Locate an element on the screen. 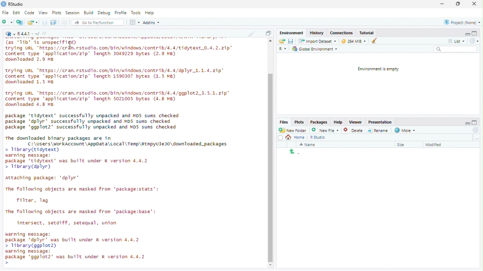 This screenshot has width=483, height=271. Cursor is located at coordinates (71, 44).